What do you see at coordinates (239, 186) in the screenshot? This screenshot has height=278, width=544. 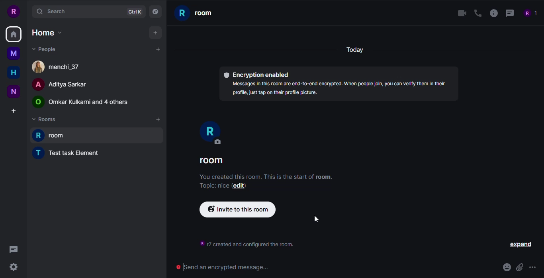 I see `edit` at bounding box center [239, 186].